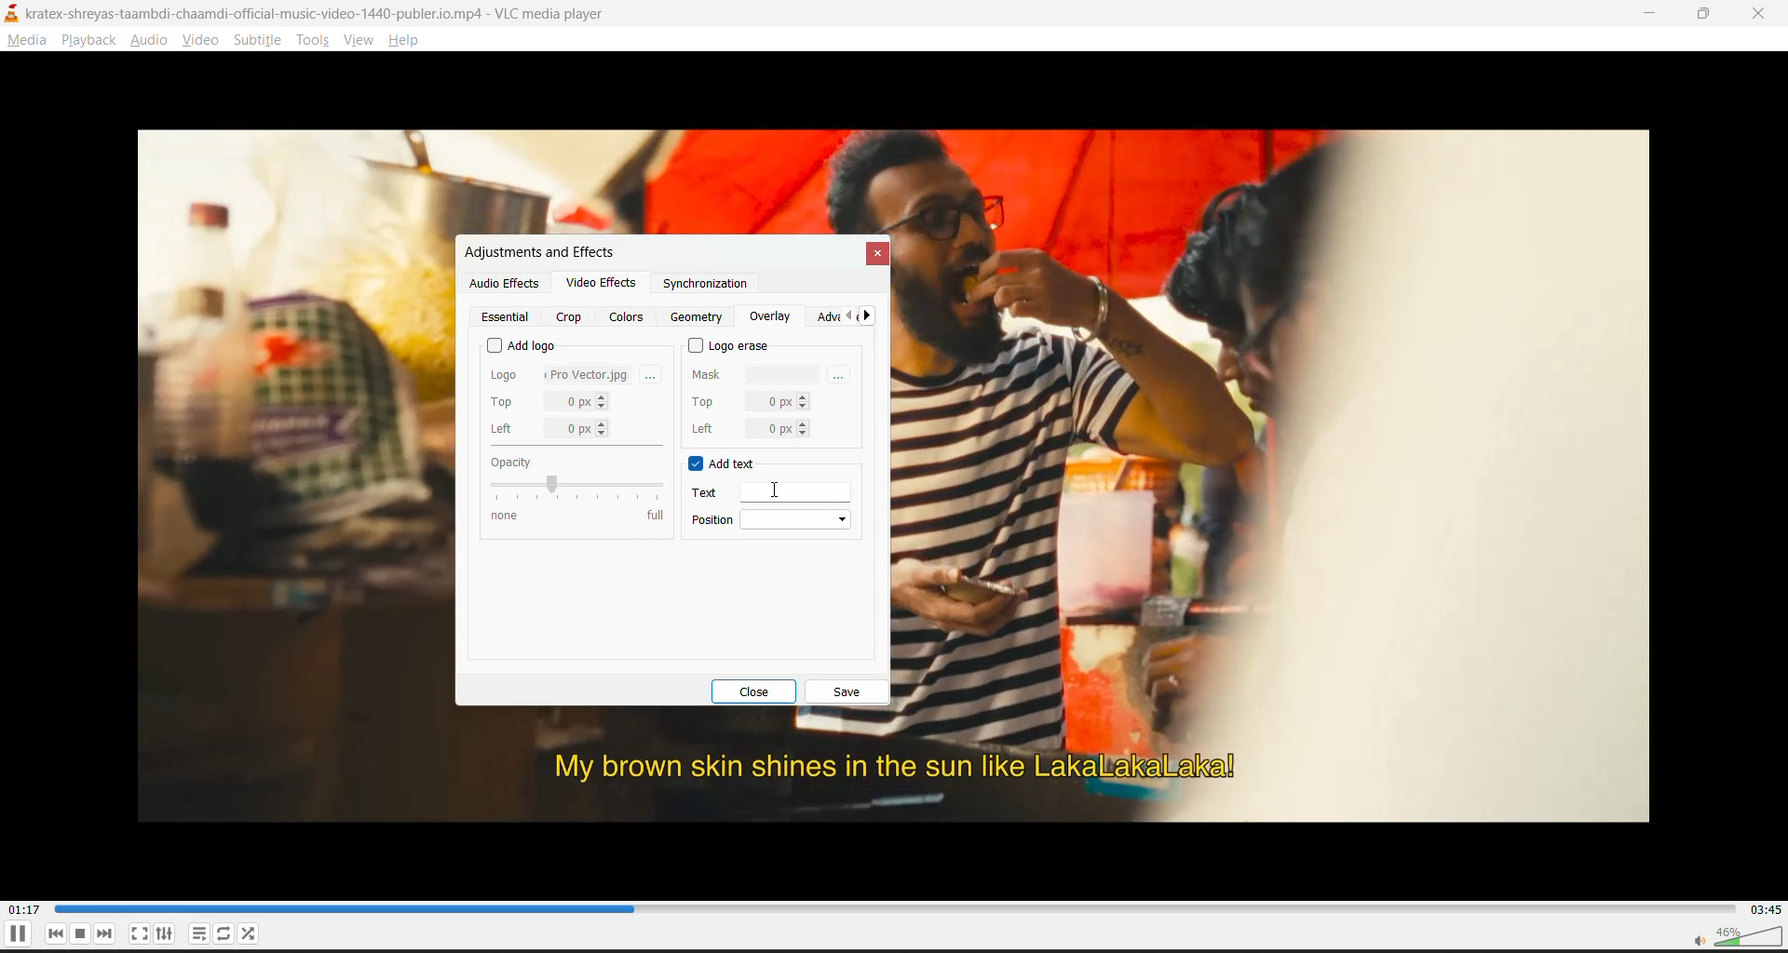  Describe the element at coordinates (870, 318) in the screenshot. I see `next` at that location.